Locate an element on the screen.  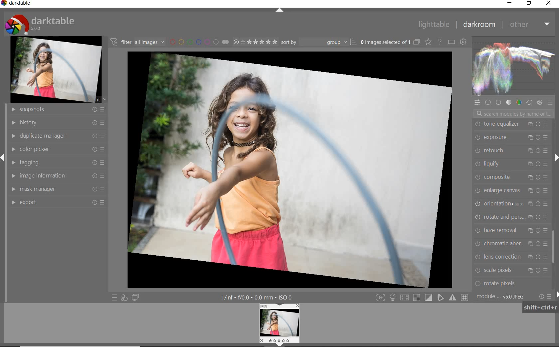
darkroom is located at coordinates (479, 24).